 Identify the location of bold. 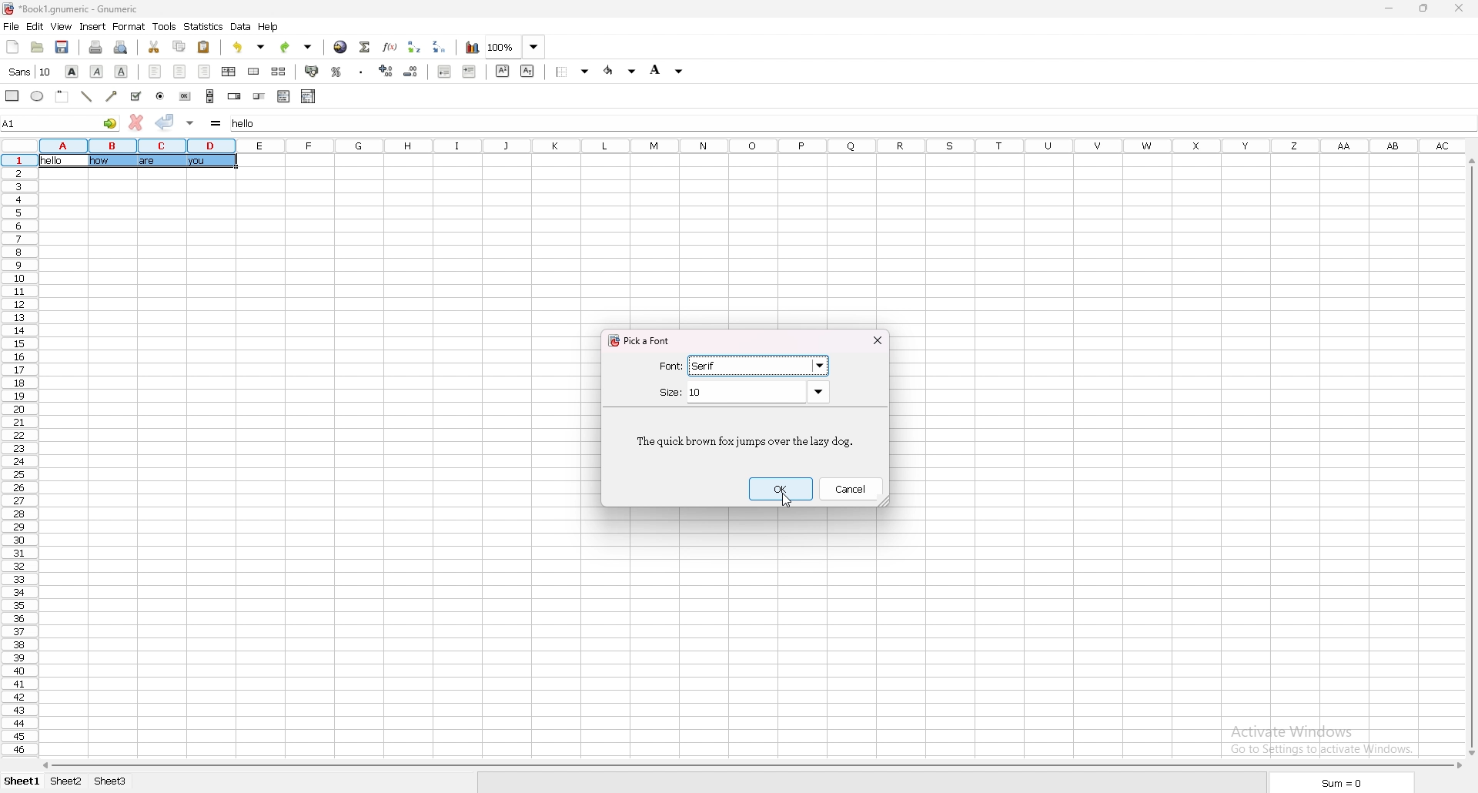
(72, 71).